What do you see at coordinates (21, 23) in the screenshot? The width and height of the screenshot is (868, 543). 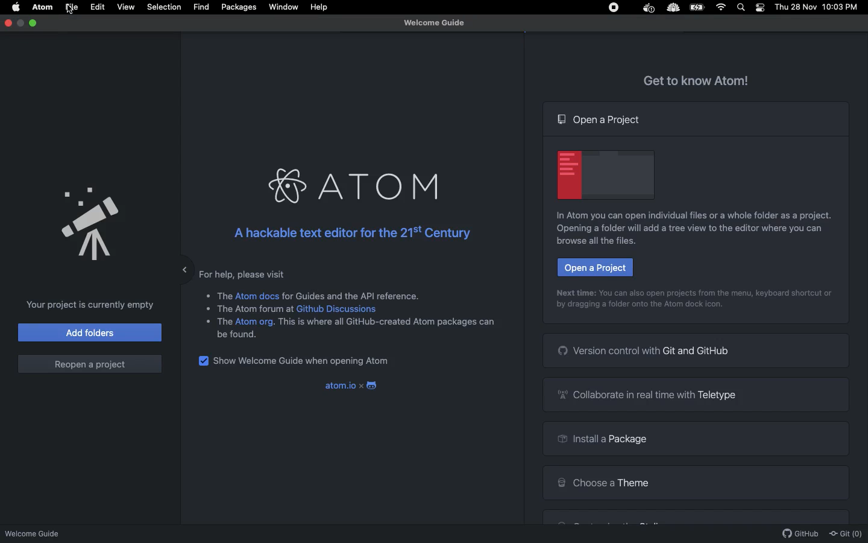 I see `minimize` at bounding box center [21, 23].